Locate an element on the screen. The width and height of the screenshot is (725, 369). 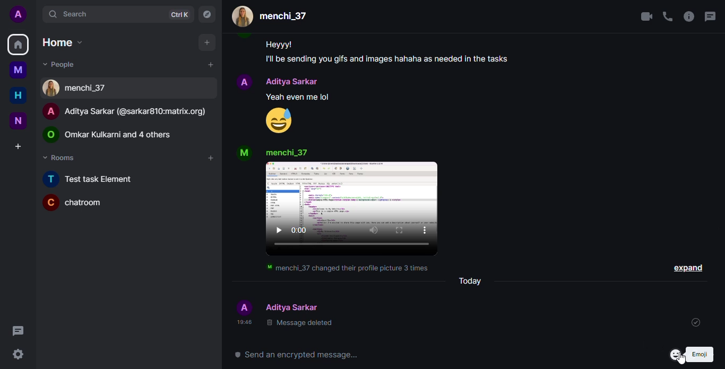
rooms is located at coordinates (61, 157).